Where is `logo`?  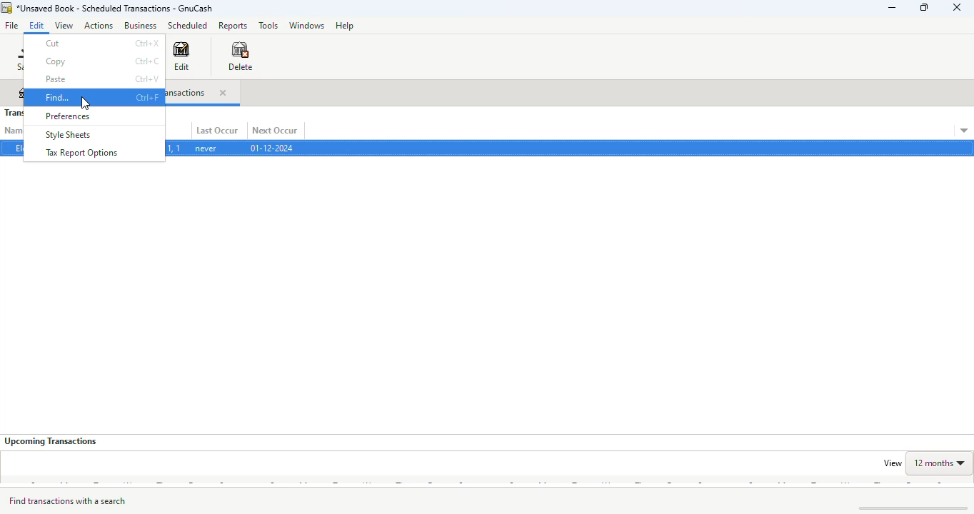
logo is located at coordinates (6, 8).